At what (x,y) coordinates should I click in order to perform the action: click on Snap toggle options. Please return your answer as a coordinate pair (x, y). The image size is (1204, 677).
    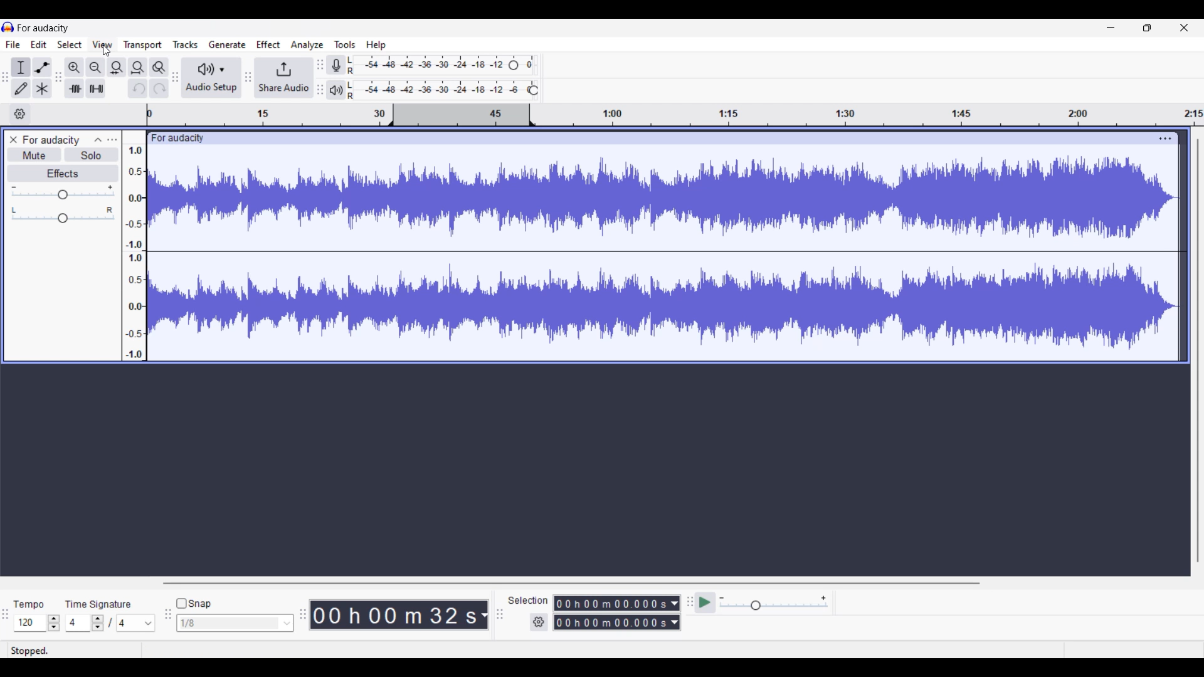
    Looking at the image, I should click on (235, 622).